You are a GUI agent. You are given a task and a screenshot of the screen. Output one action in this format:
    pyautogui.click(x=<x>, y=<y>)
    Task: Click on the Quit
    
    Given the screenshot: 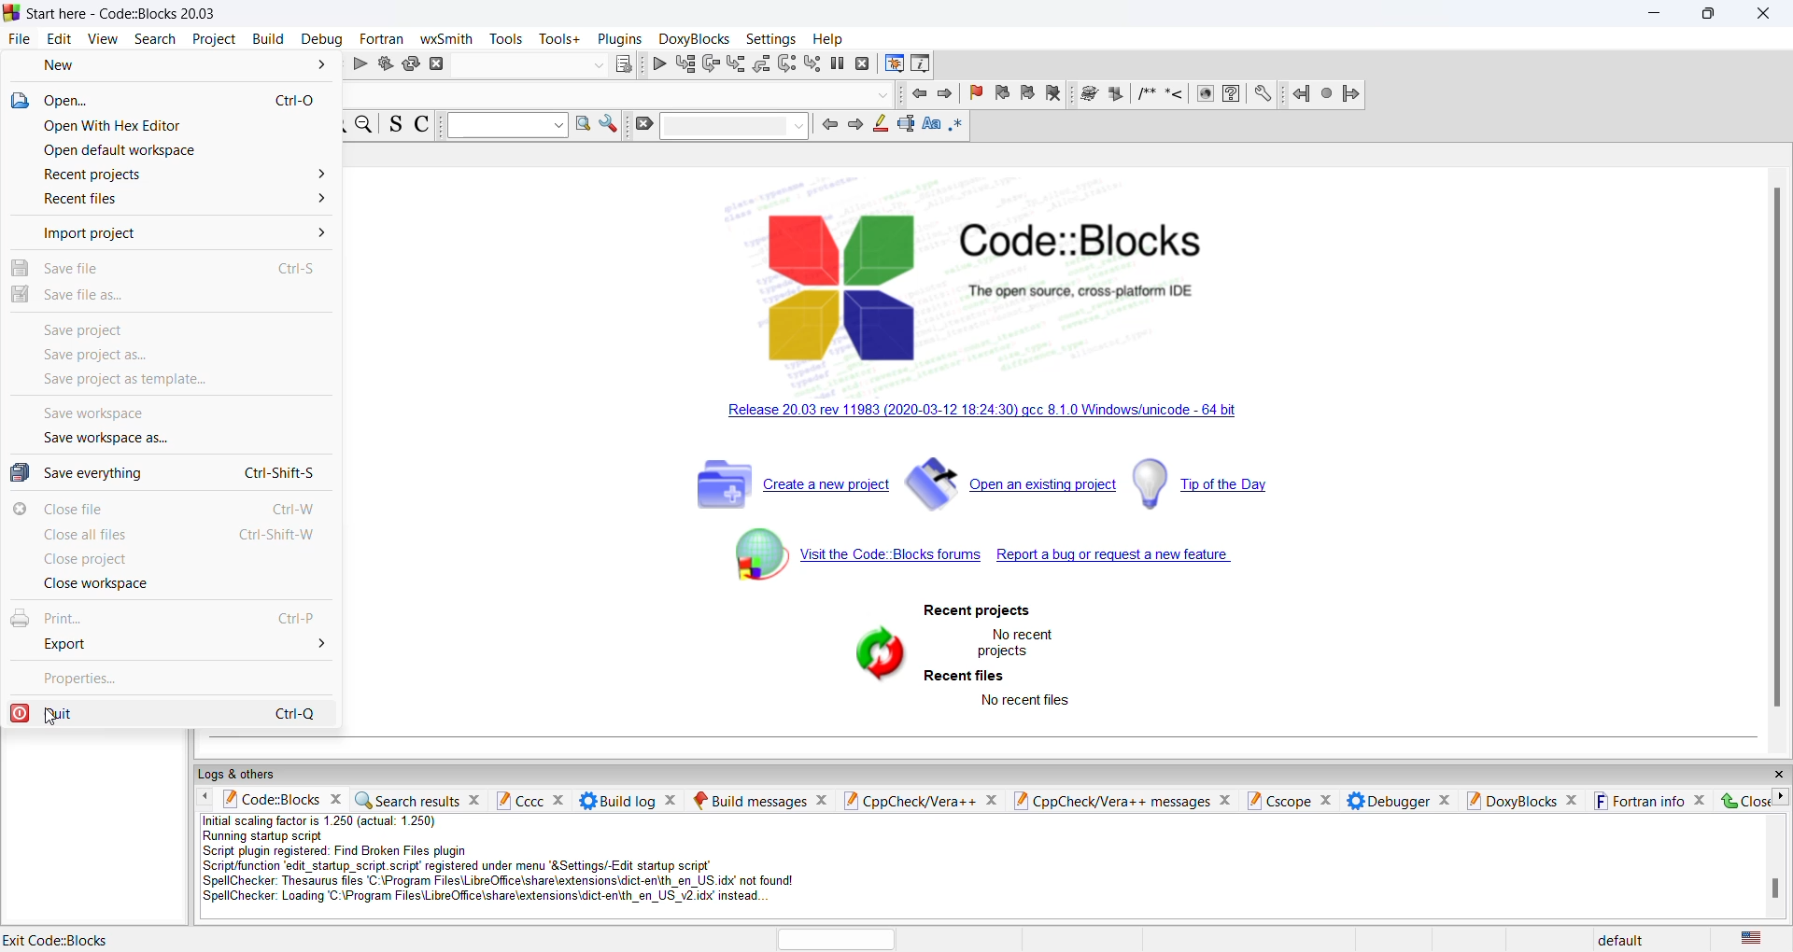 What is the action you would take?
    pyautogui.click(x=78, y=713)
    